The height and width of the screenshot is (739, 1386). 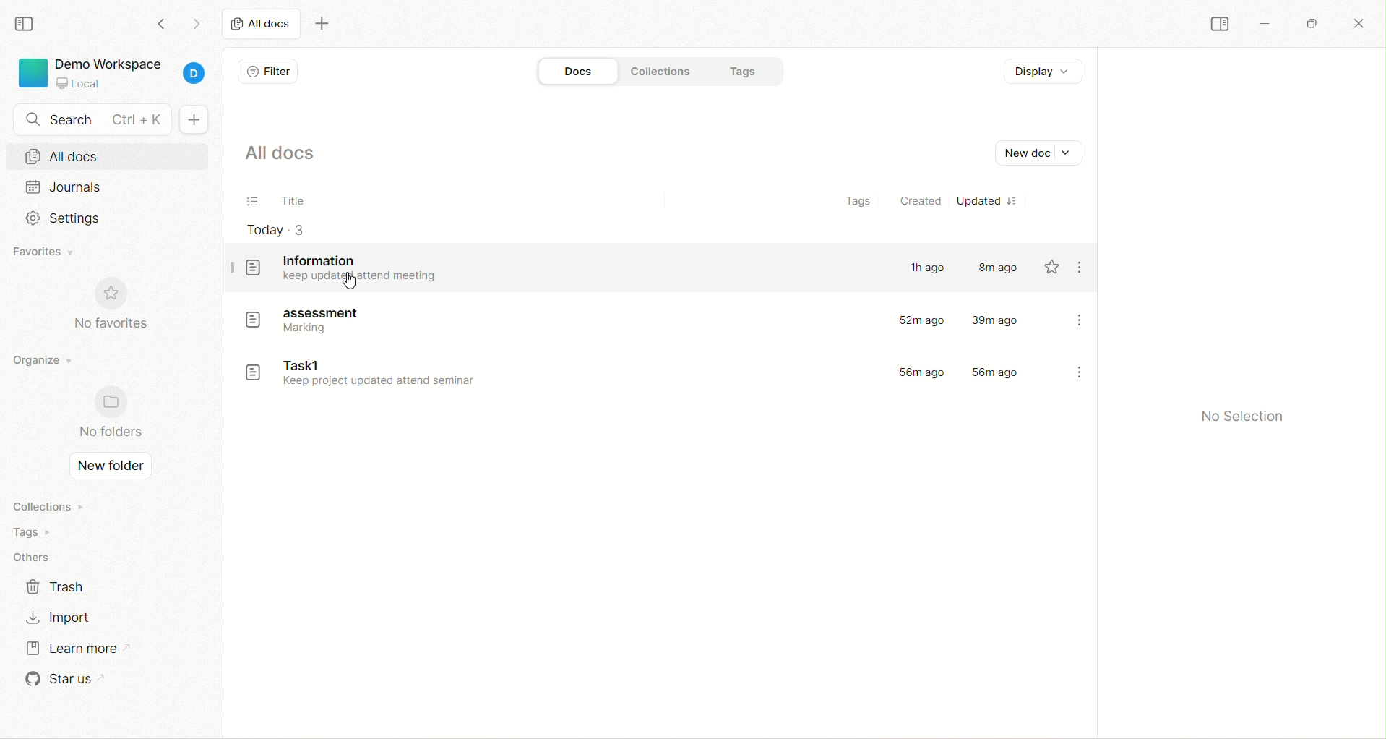 I want to click on tags, so click(x=40, y=530).